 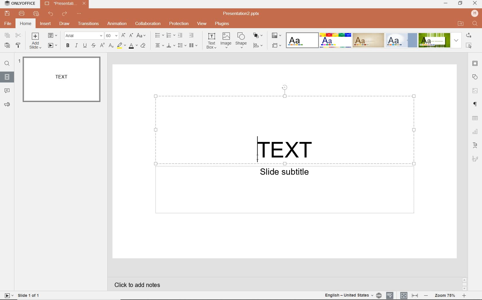 What do you see at coordinates (476, 90) in the screenshot?
I see `IMAGE SETTINGS` at bounding box center [476, 90].